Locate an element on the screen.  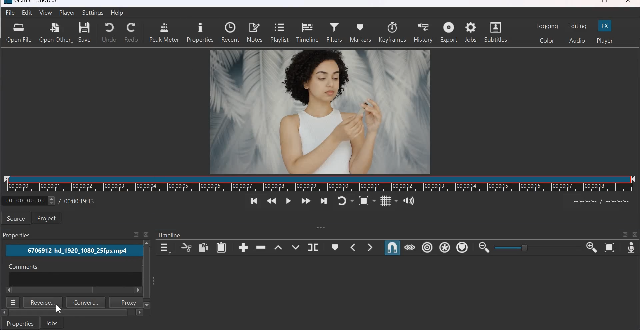
resize is located at coordinates (603, 2).